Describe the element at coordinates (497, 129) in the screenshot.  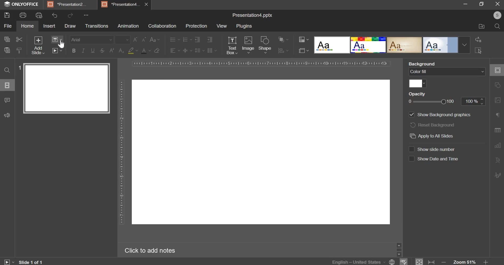
I see `table setting` at that location.